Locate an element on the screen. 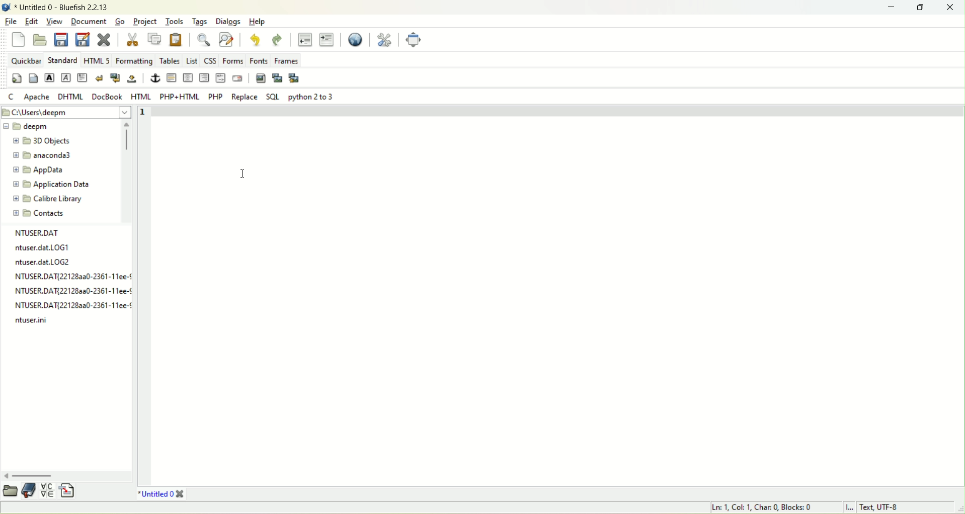  application icon is located at coordinates (6, 7).